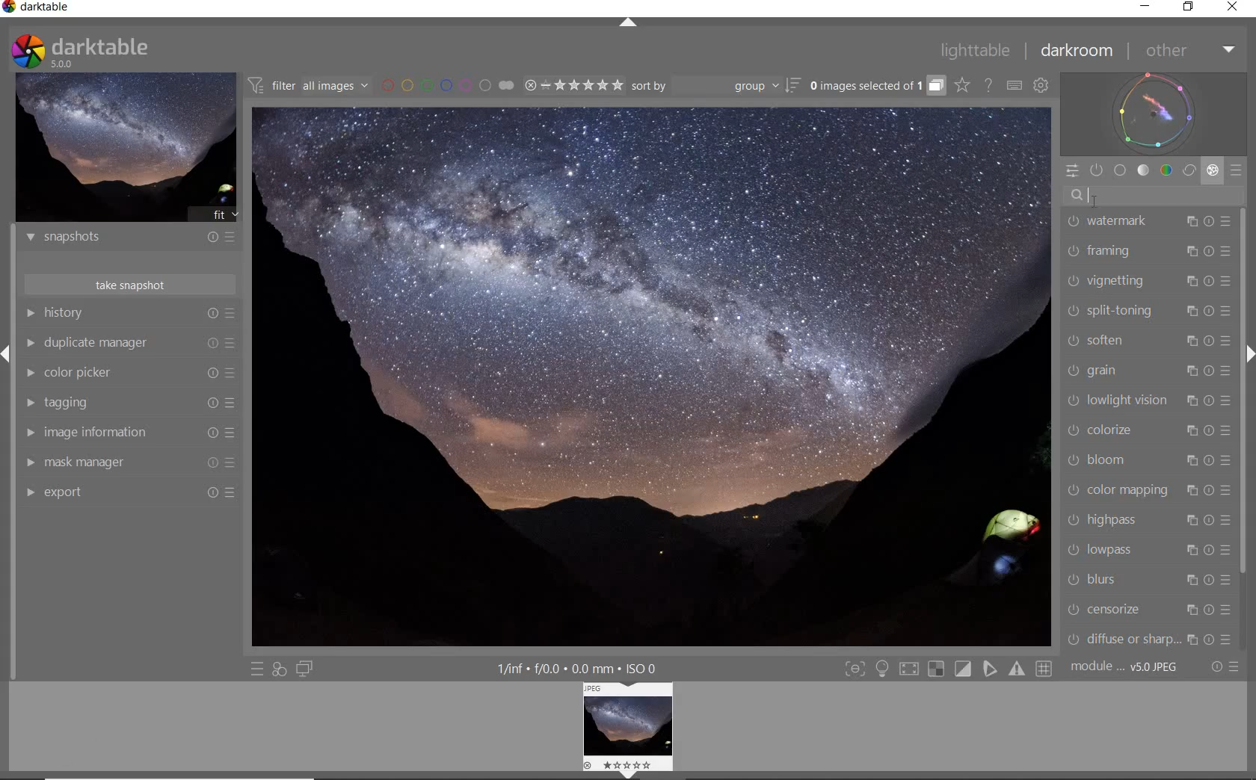 This screenshot has height=780, width=1256. Describe the element at coordinates (1098, 460) in the screenshot. I see `BLOOM` at that location.